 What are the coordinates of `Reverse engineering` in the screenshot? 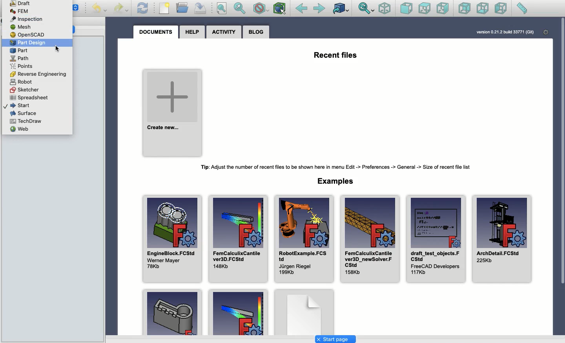 It's located at (39, 74).